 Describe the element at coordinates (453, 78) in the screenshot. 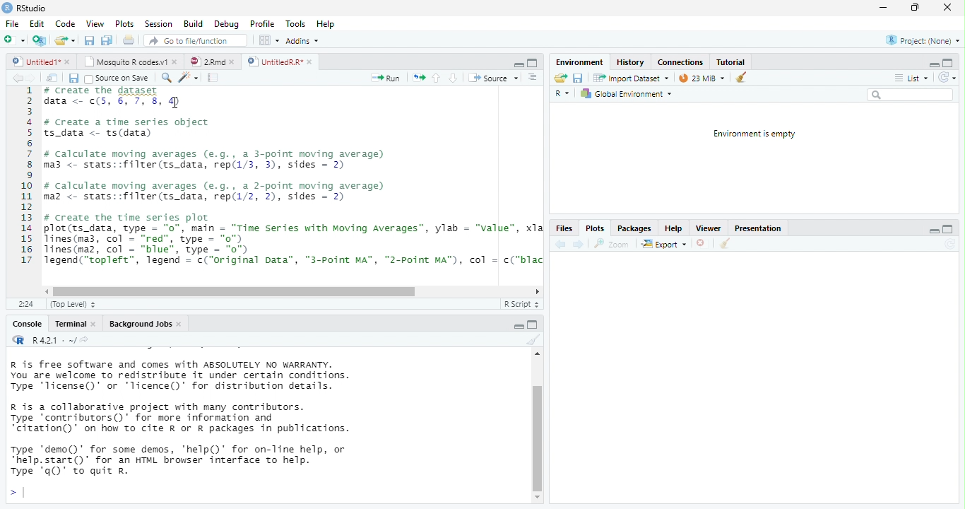

I see `down` at that location.